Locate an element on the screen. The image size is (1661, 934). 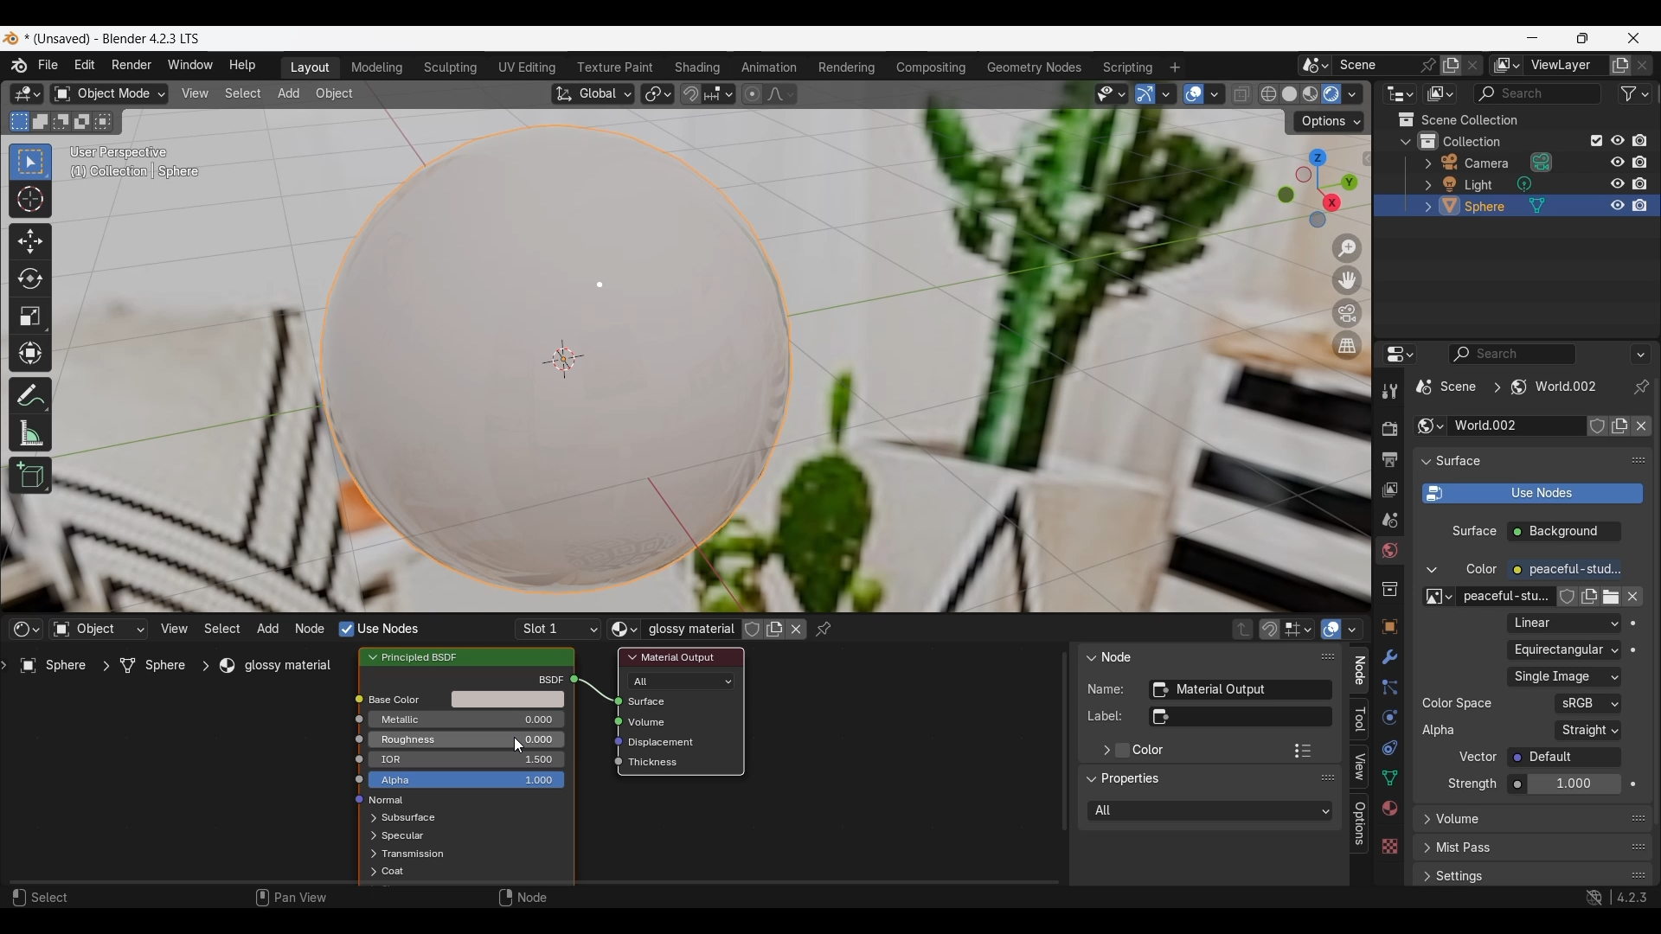
Overlays is located at coordinates (1352, 629).